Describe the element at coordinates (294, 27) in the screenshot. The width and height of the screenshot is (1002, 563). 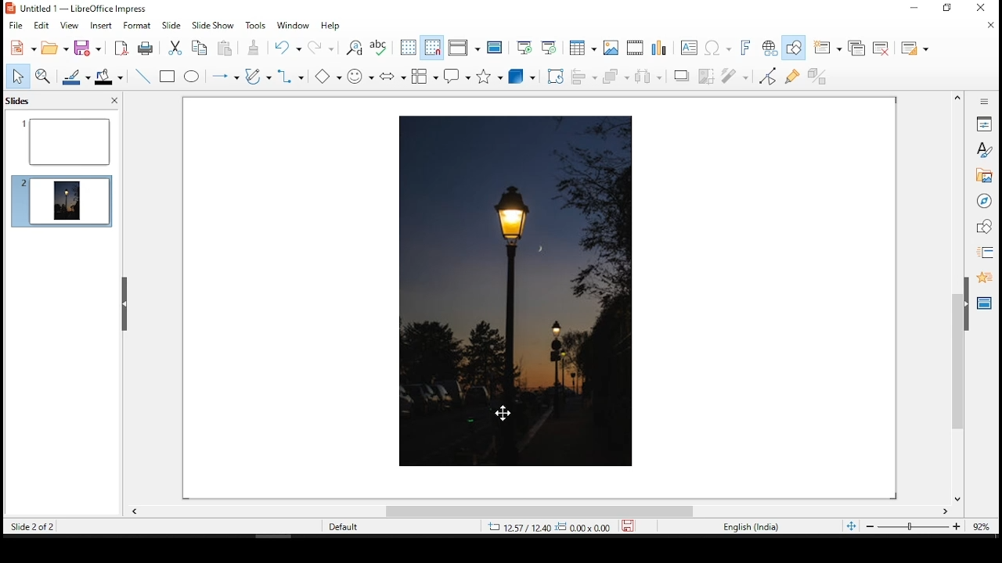
I see `window` at that location.